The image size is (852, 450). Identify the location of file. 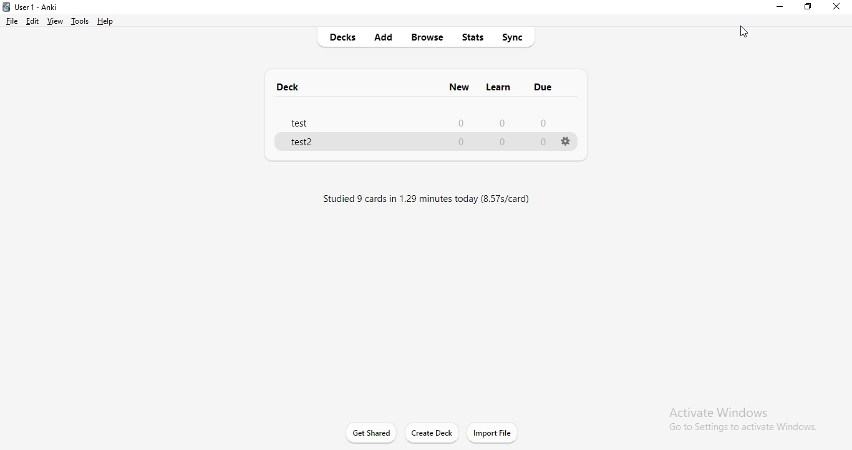
(13, 21).